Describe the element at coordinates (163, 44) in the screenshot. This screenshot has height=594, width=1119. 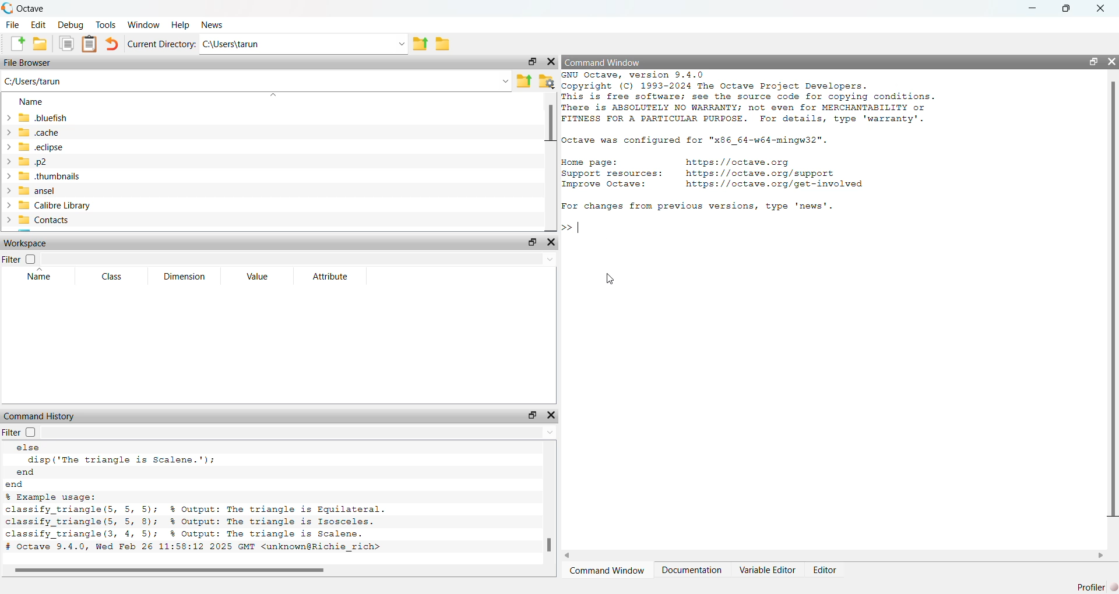
I see `current directory` at that location.